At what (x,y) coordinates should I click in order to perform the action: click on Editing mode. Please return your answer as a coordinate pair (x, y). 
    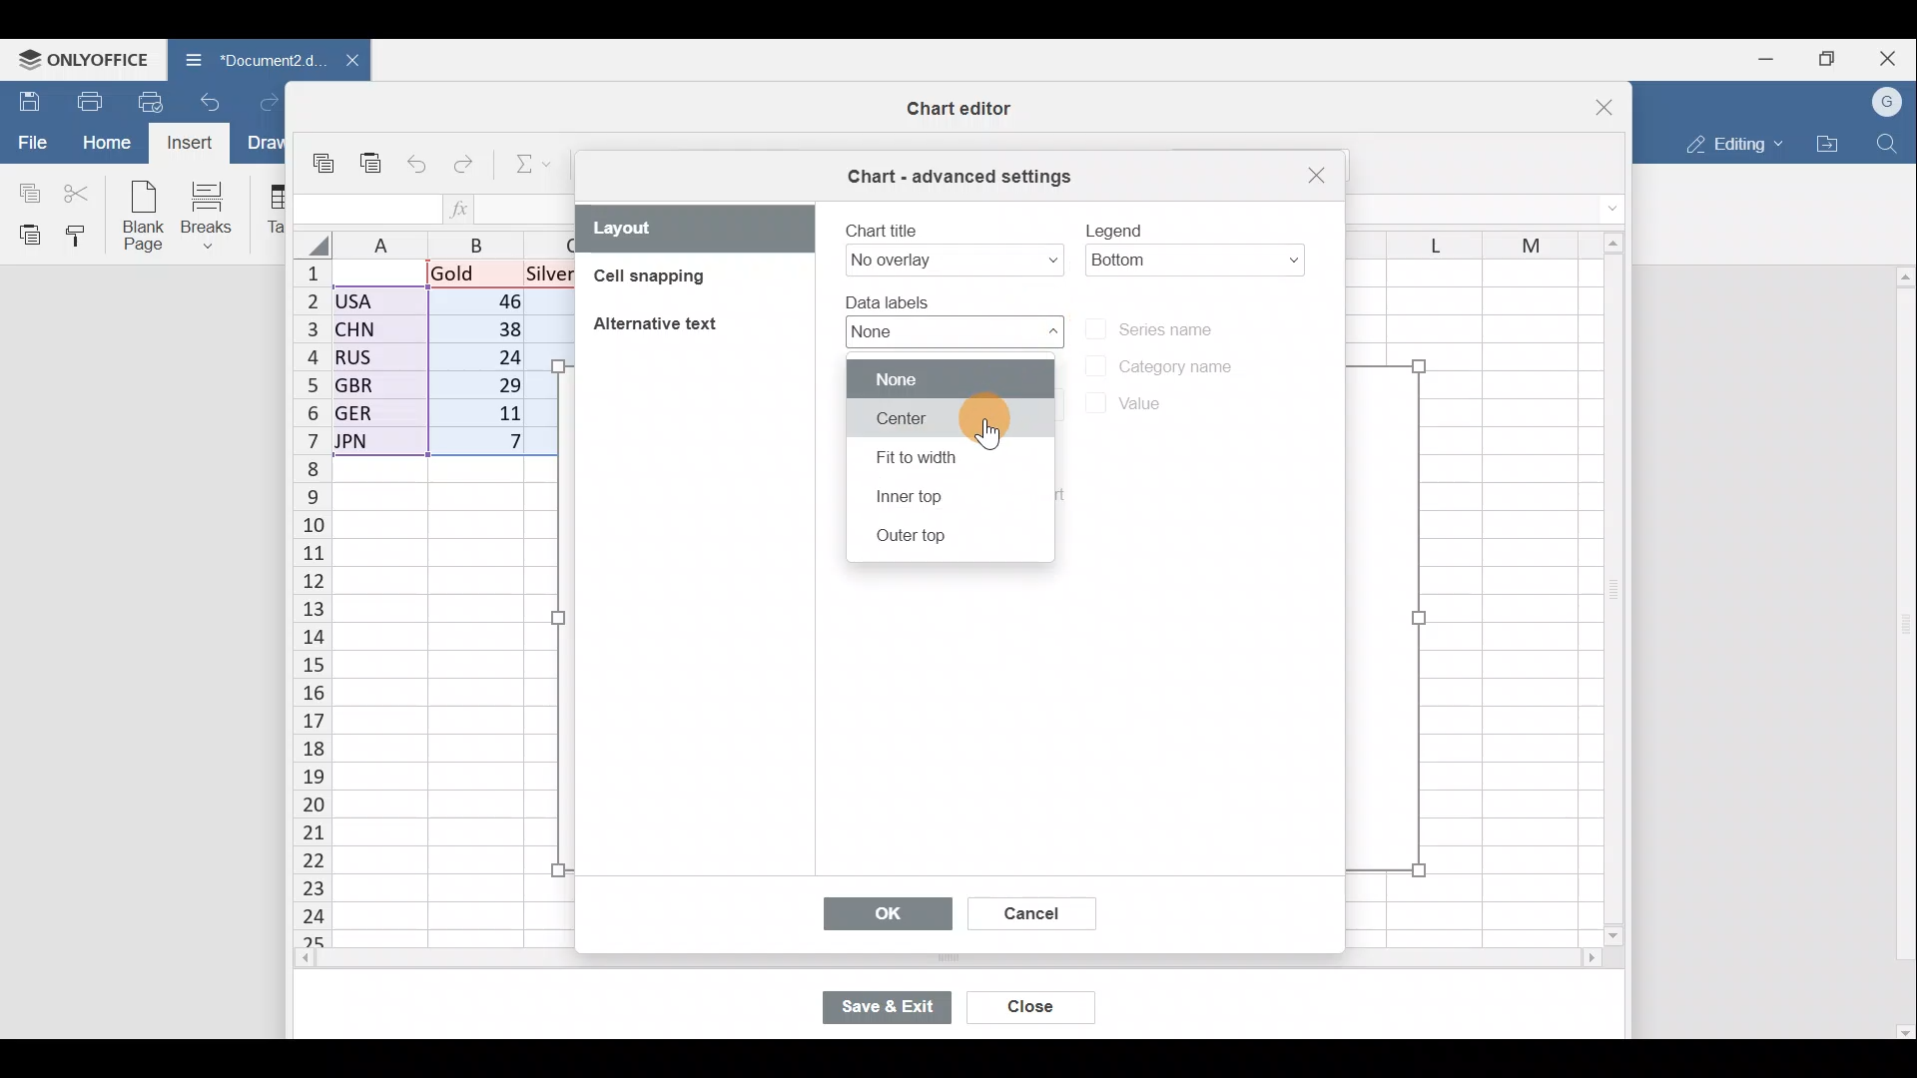
    Looking at the image, I should click on (1732, 140).